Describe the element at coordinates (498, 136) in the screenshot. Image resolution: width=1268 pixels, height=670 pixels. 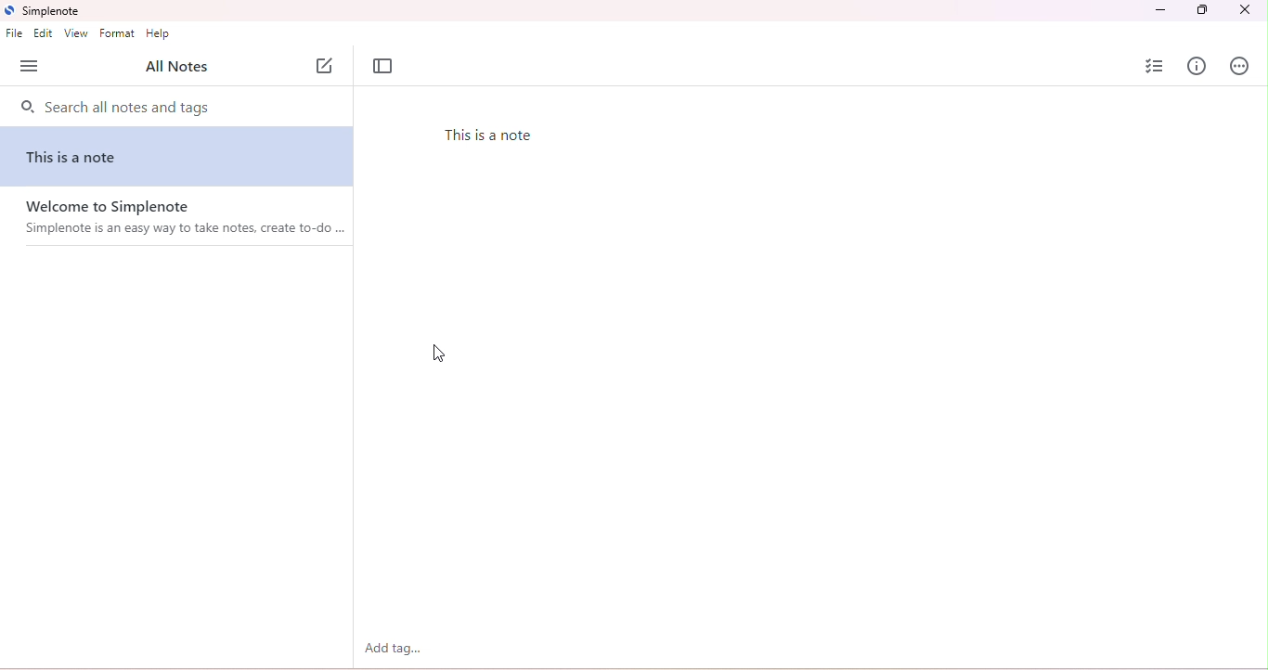
I see `this is a note` at that location.